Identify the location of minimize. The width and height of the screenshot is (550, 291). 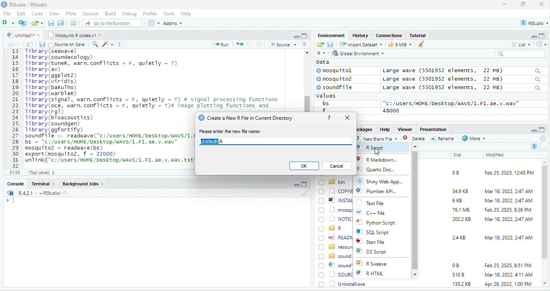
(505, 5).